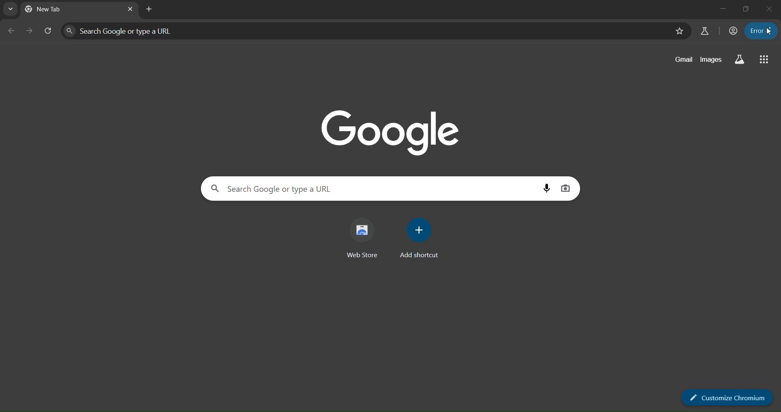 The width and height of the screenshot is (781, 412). I want to click on accounts, so click(734, 31).